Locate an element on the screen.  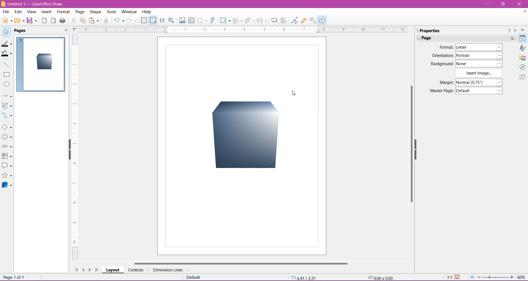
New is located at coordinates (7, 20).